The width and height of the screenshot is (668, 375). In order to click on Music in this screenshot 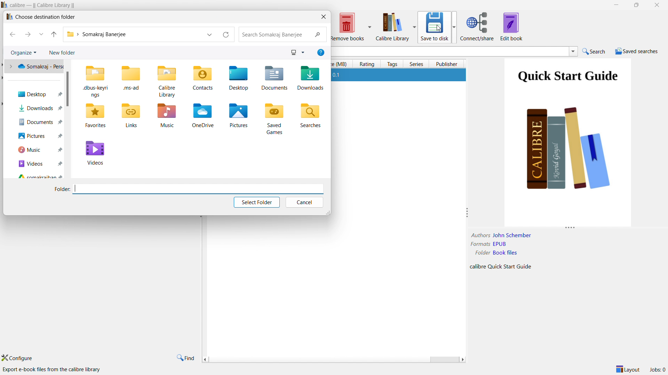, I will do `click(39, 150)`.